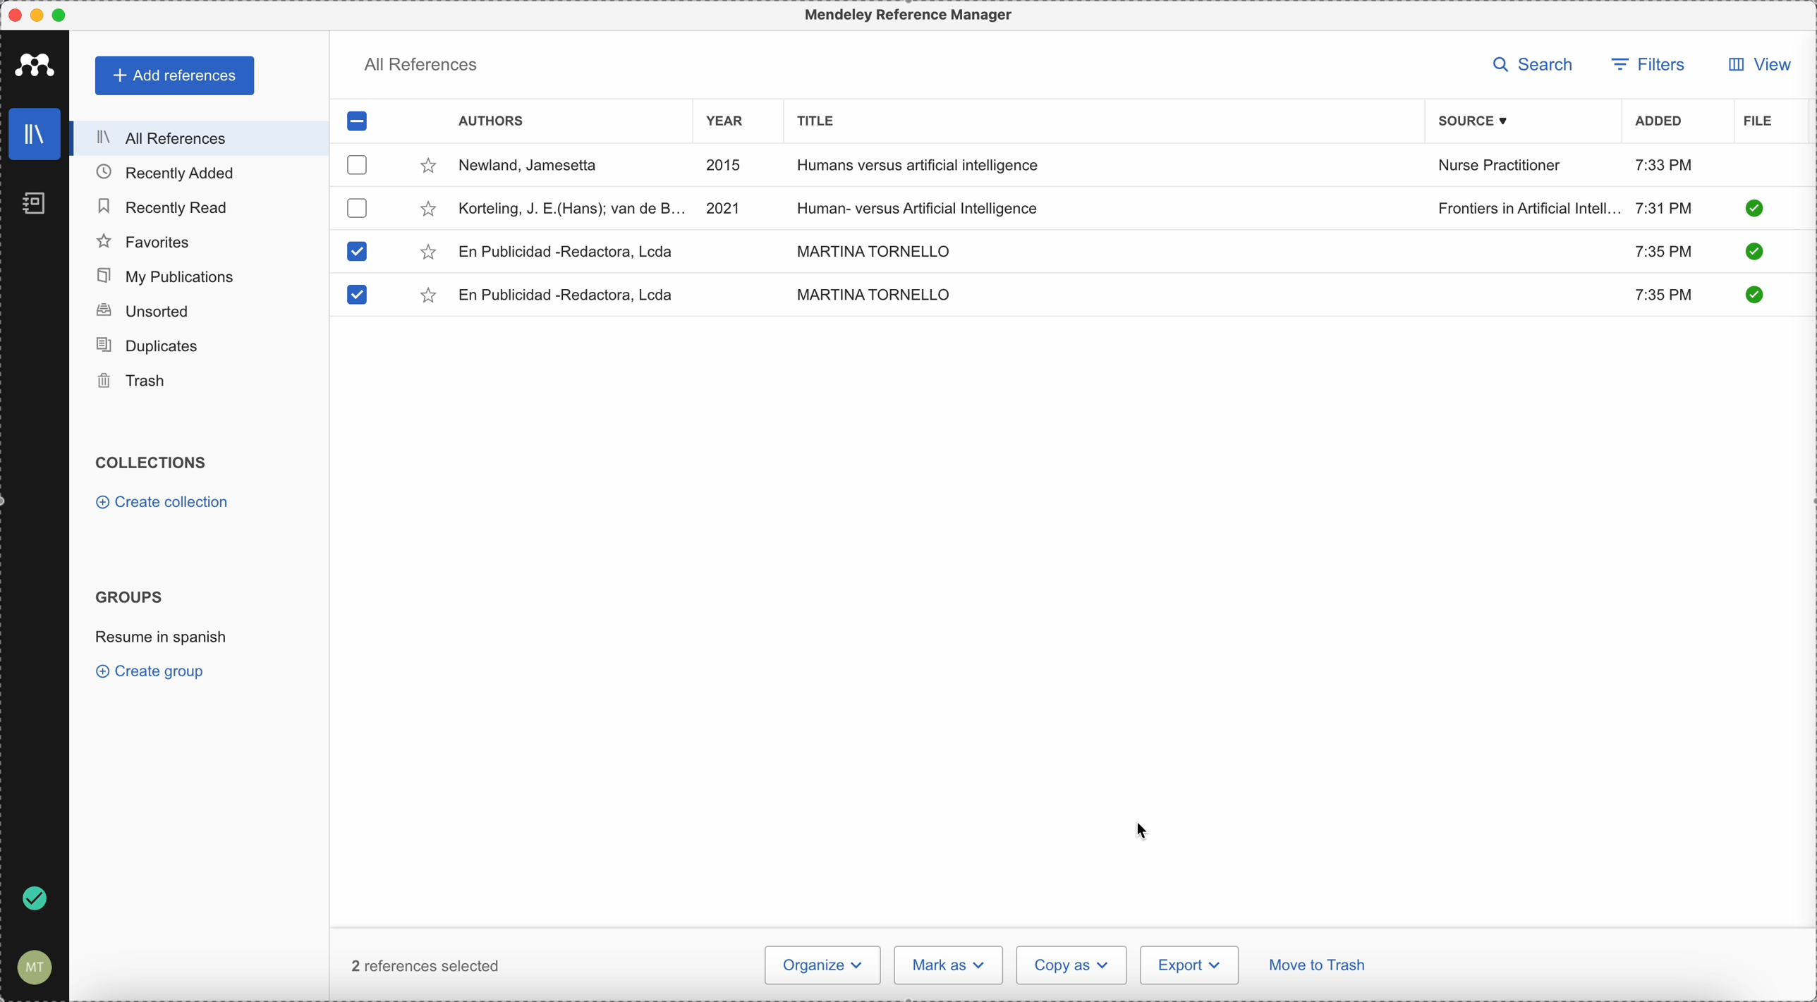 Image resolution: width=1817 pixels, height=1002 pixels. I want to click on close program, so click(15, 16).